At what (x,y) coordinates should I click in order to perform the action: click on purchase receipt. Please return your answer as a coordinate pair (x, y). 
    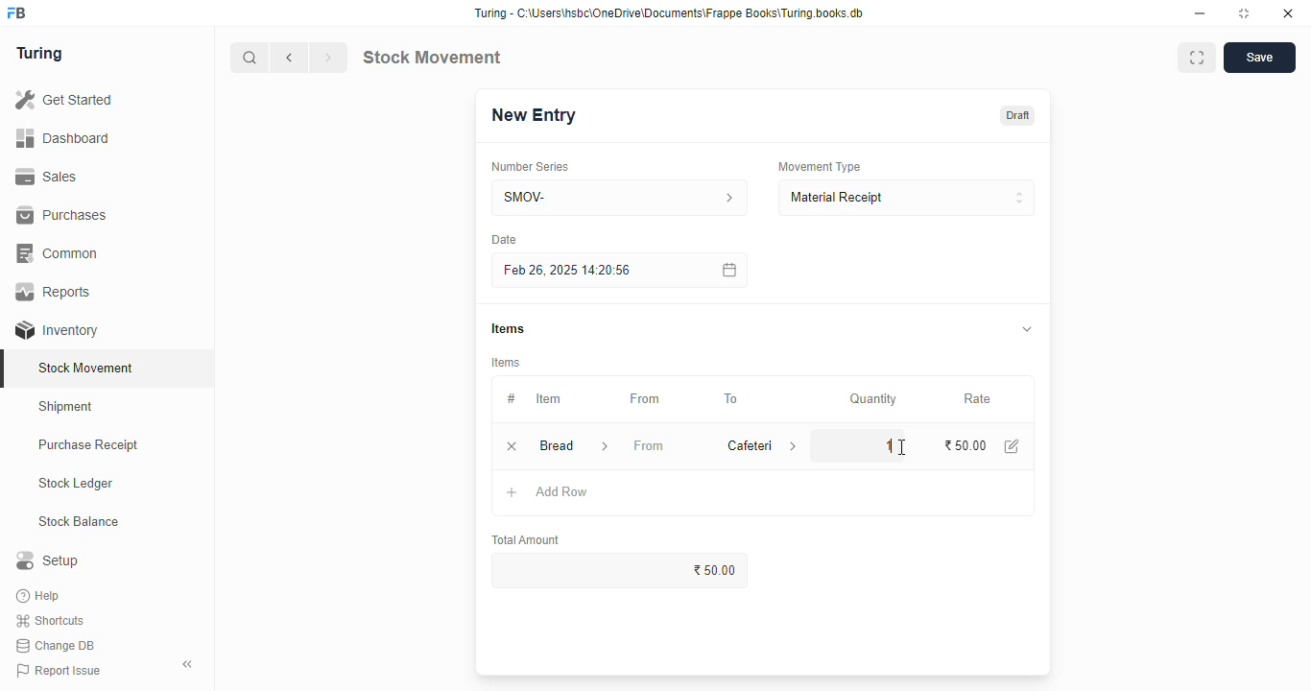
    Looking at the image, I should click on (88, 444).